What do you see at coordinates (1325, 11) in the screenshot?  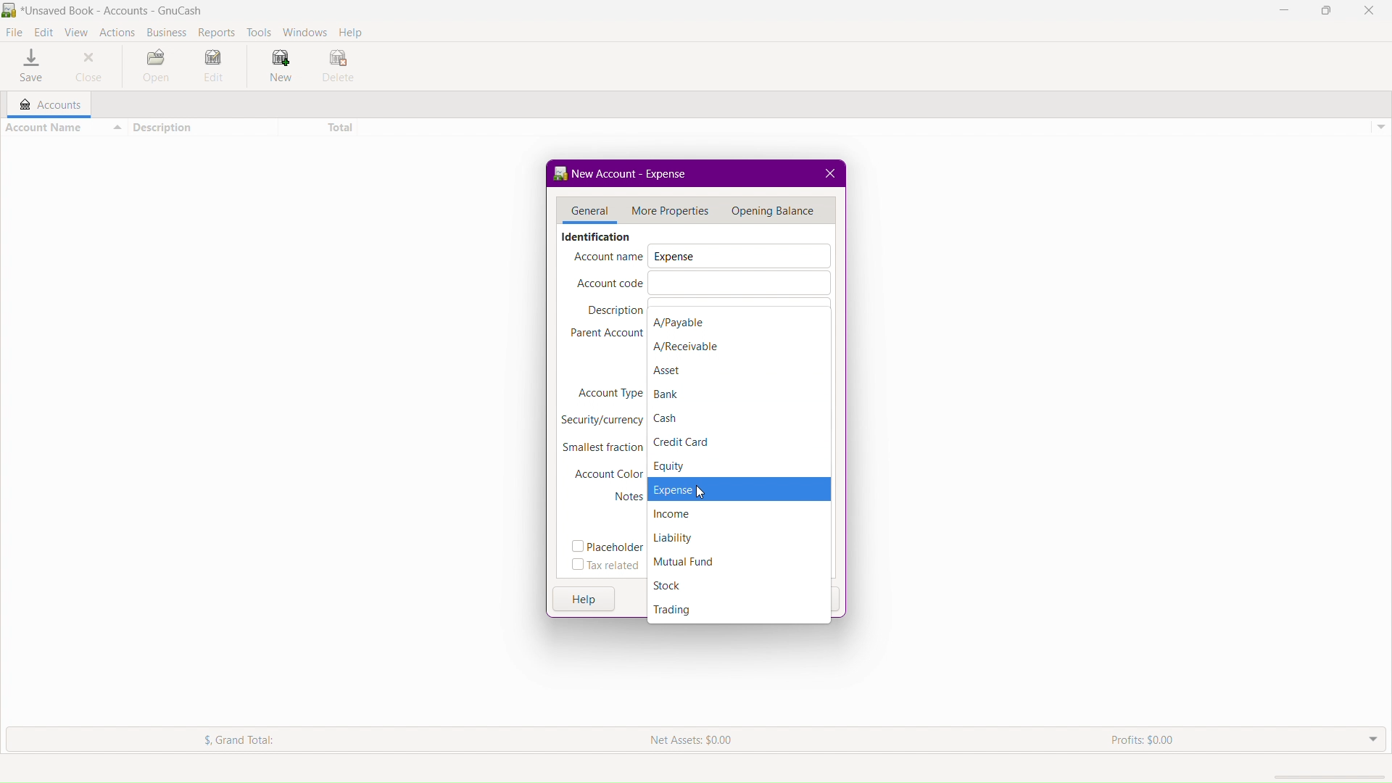 I see `Maximize` at bounding box center [1325, 11].